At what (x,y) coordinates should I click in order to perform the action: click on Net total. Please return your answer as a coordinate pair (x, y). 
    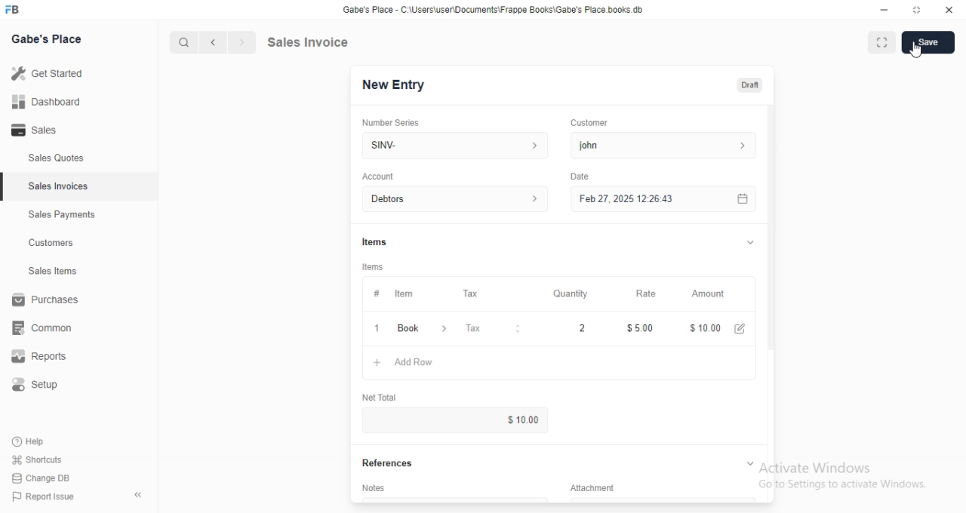
    Looking at the image, I should click on (378, 398).